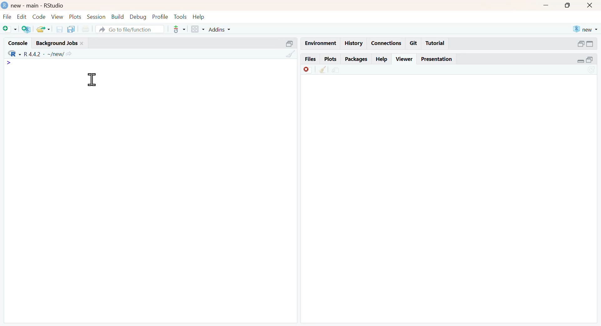 Image resolution: width=601 pixels, height=326 pixels. What do you see at coordinates (324, 69) in the screenshot?
I see `clean` at bounding box center [324, 69].